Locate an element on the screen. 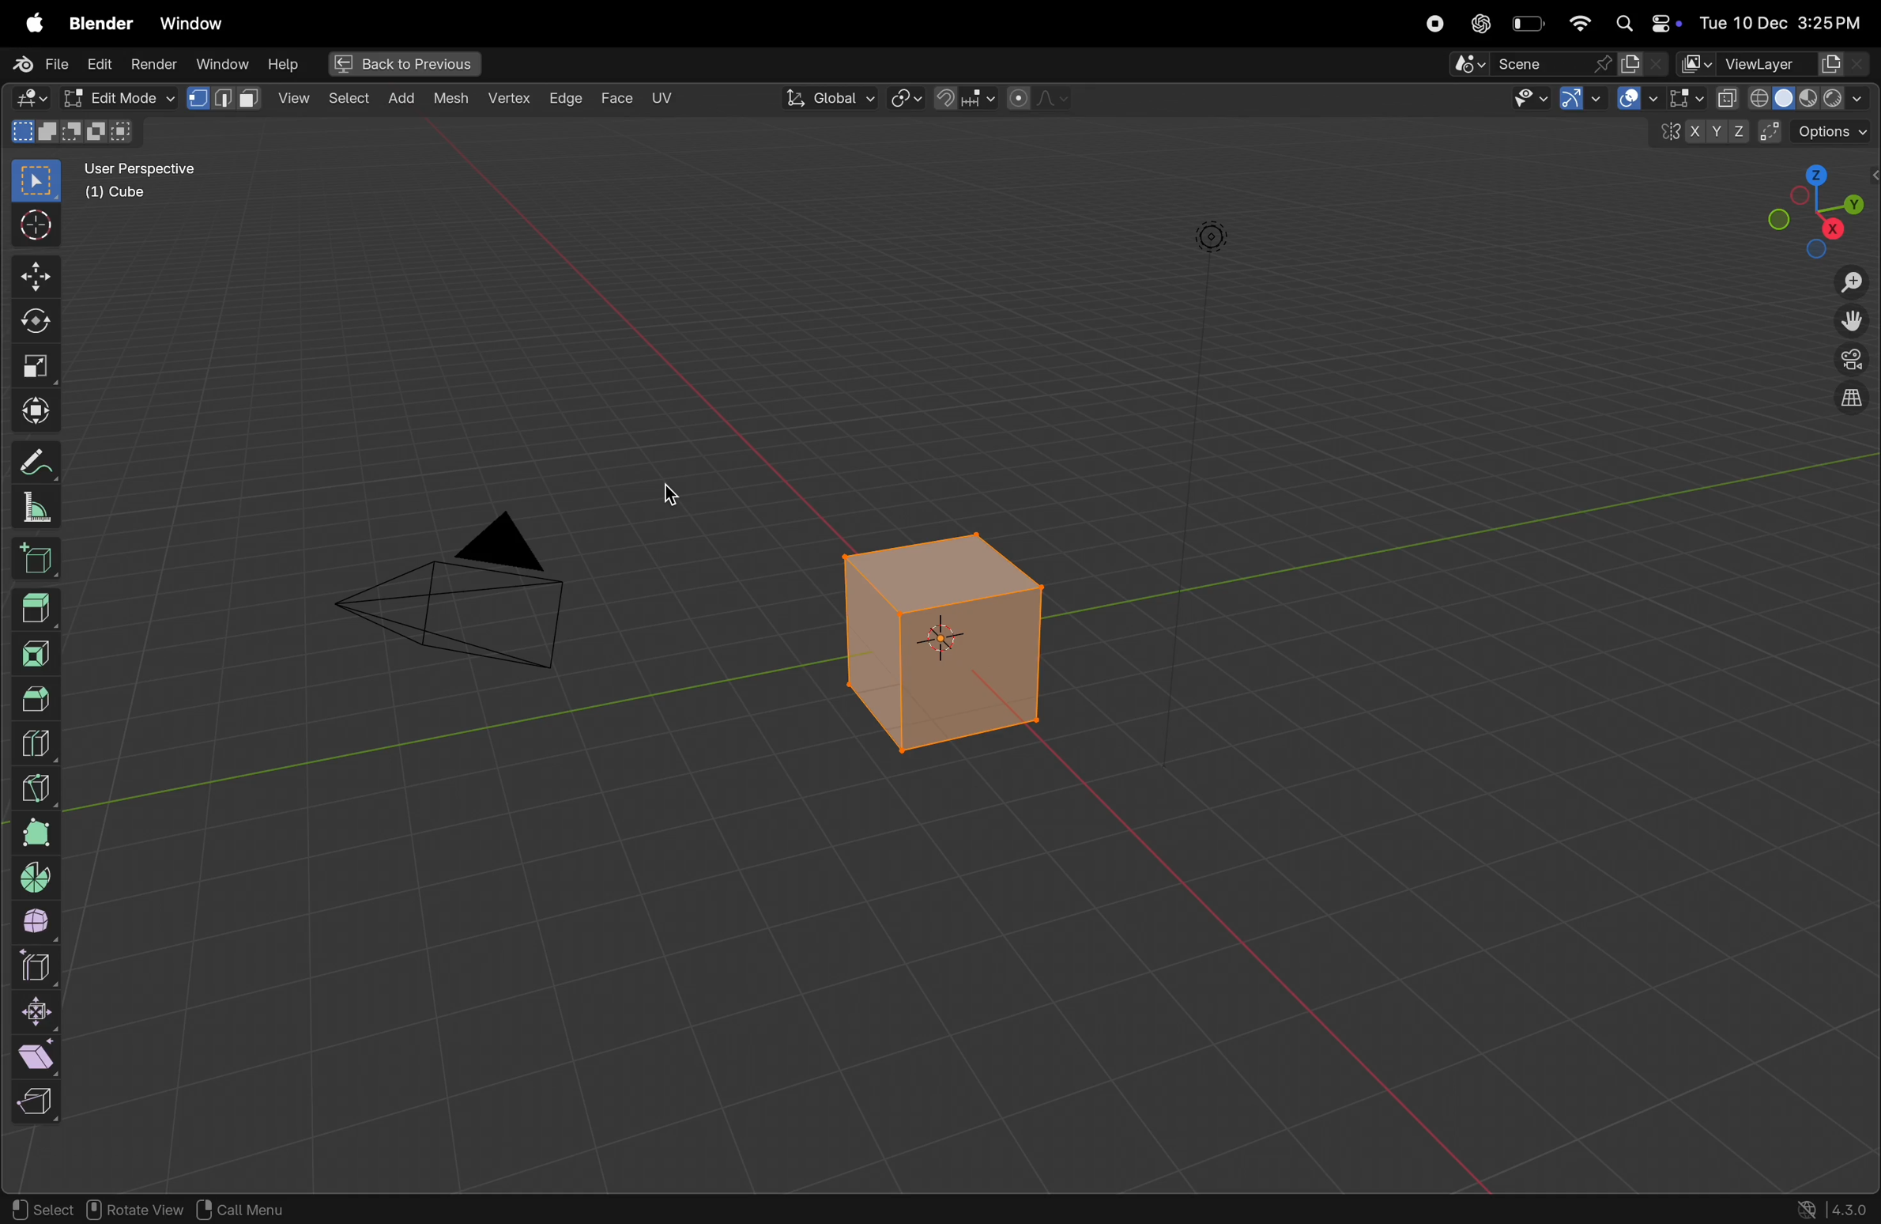 The width and height of the screenshot is (1881, 1224). apple widgets is located at coordinates (1646, 21).